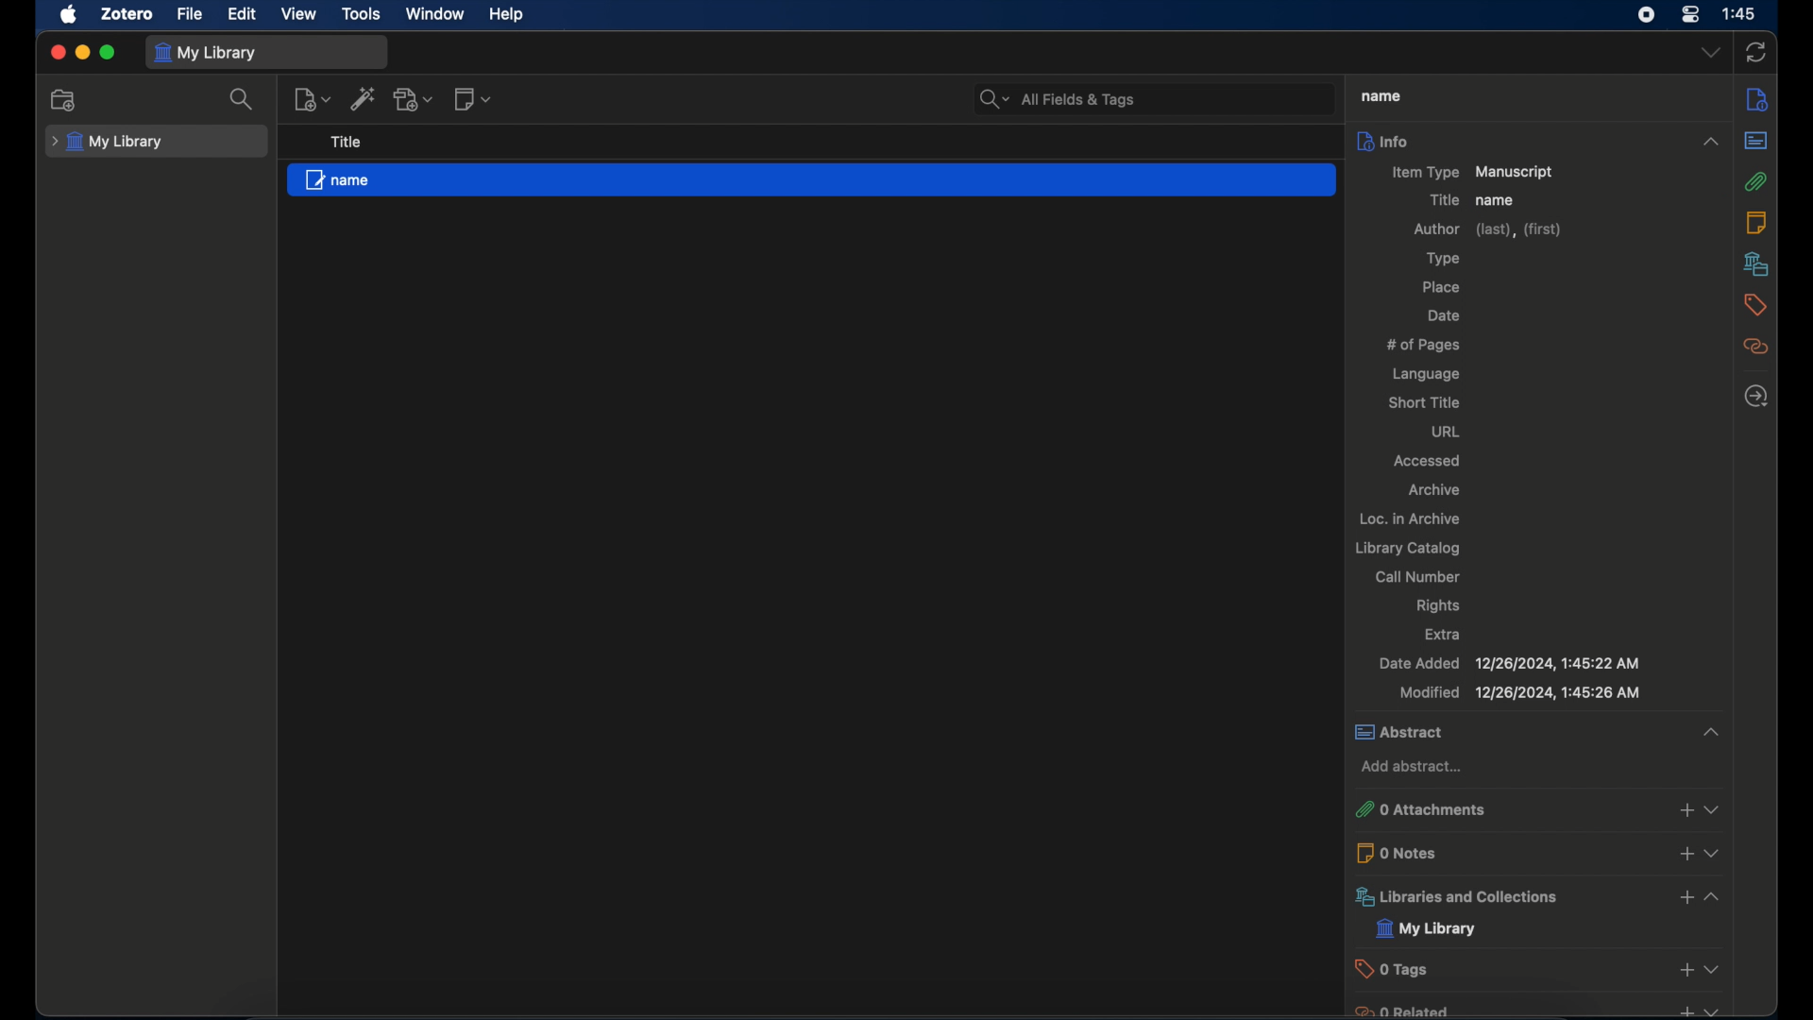  I want to click on short title, so click(1423, 401).